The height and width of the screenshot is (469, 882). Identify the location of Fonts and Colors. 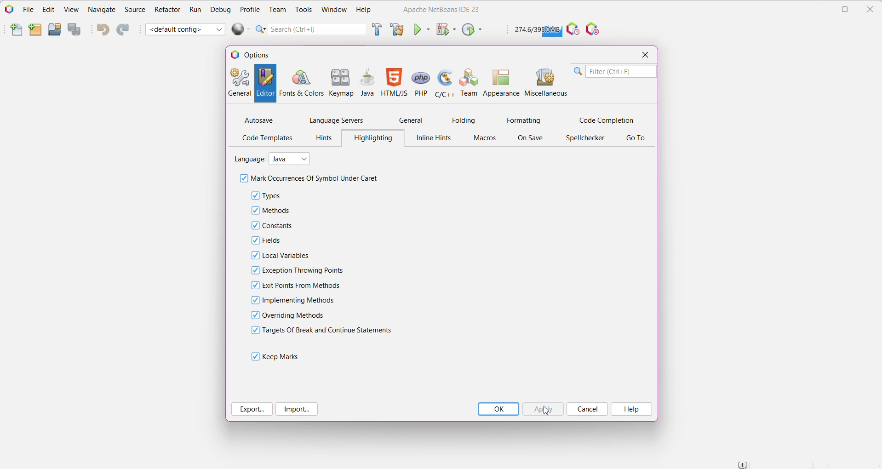
(301, 82).